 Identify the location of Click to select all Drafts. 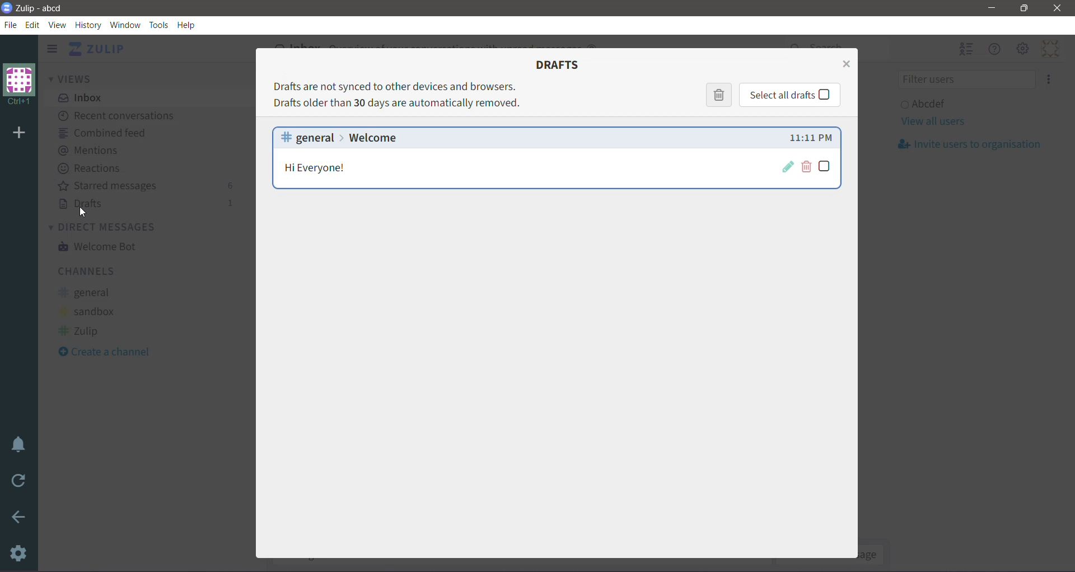
(793, 95).